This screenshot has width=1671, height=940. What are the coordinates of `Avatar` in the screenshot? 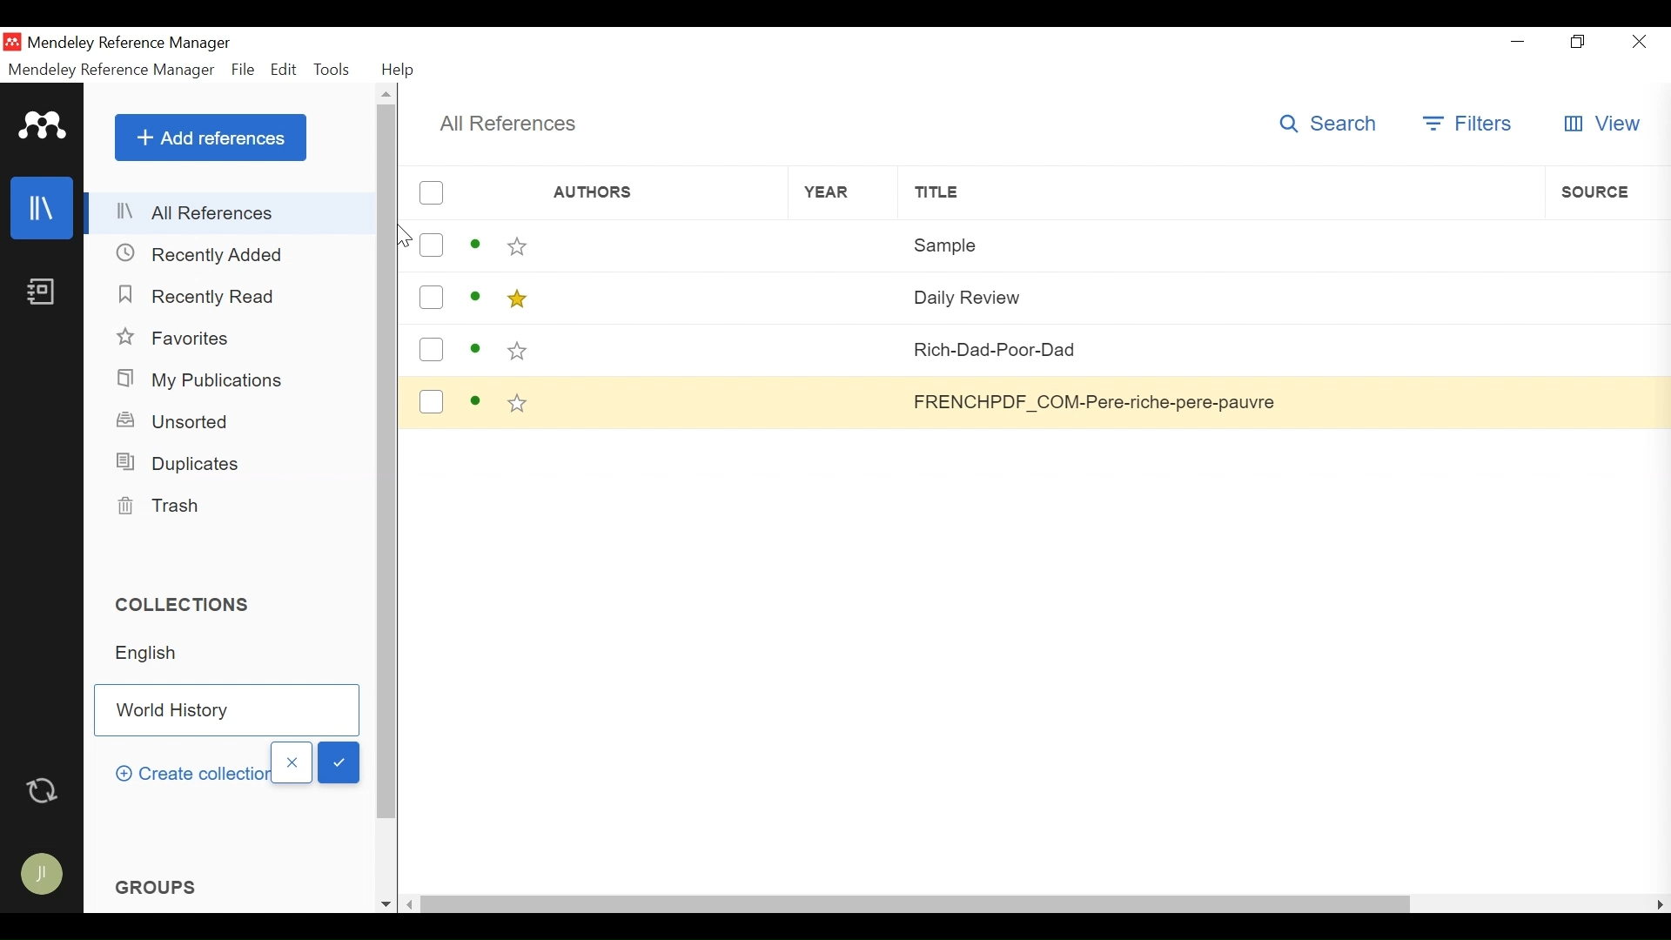 It's located at (40, 869).